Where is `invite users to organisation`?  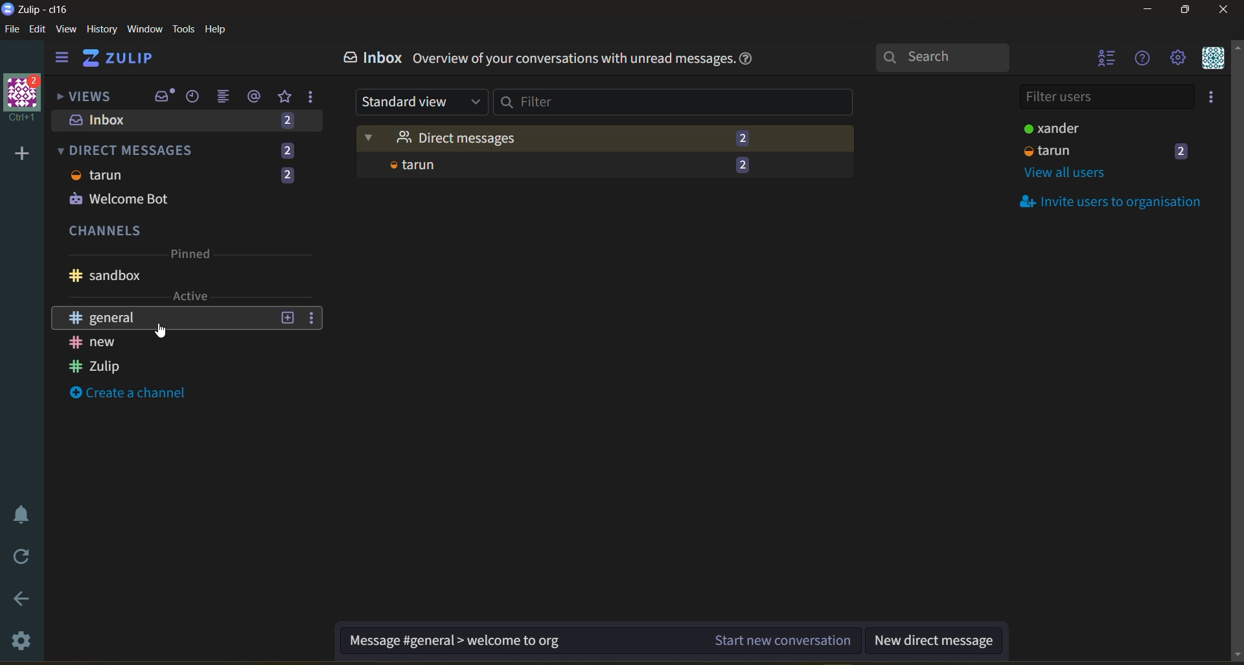 invite users to organisation is located at coordinates (1115, 201).